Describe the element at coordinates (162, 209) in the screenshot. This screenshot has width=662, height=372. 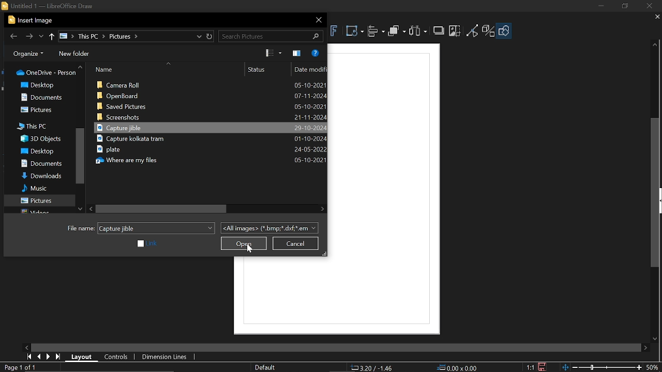
I see `Horizontal scrollbar` at that location.